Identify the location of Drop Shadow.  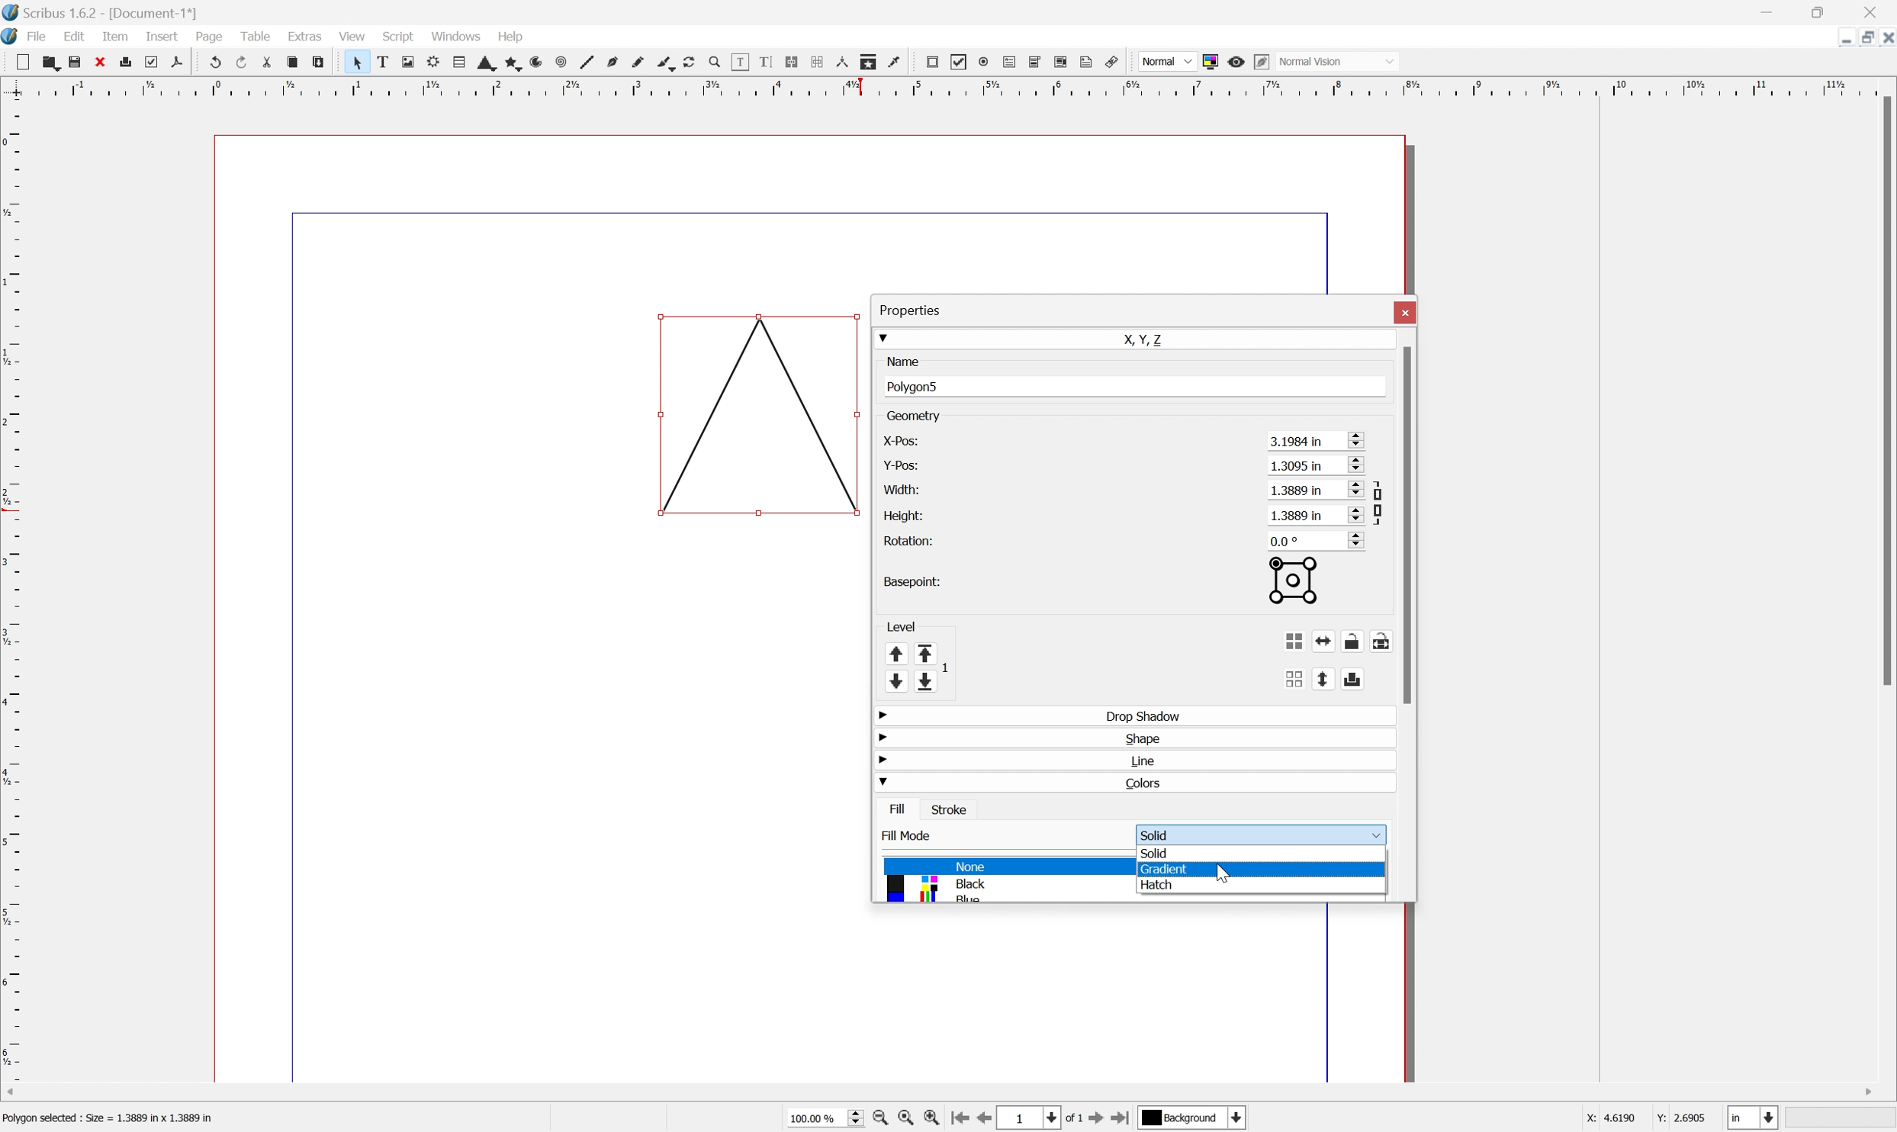
(1150, 715).